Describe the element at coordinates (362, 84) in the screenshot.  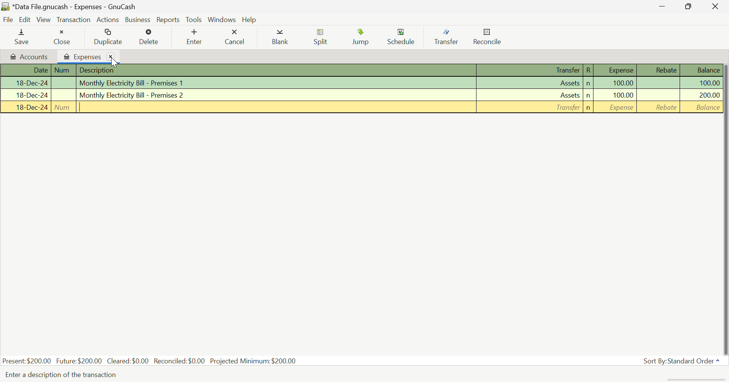
I see `Monthly Electricity Bill - Premises 1` at that location.